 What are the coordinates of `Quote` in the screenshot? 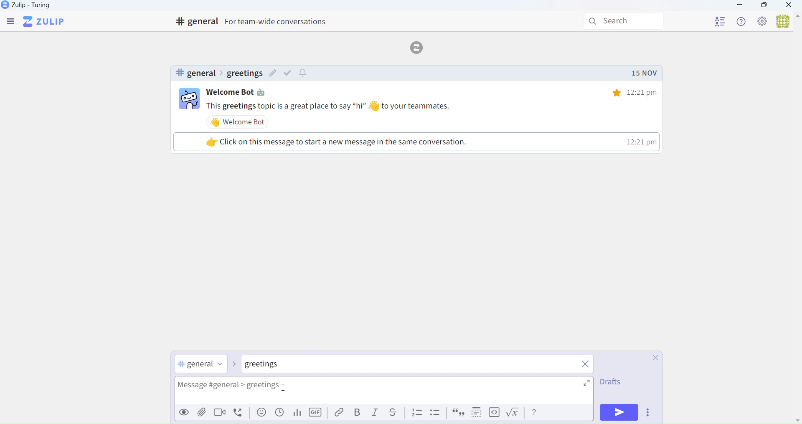 It's located at (457, 414).